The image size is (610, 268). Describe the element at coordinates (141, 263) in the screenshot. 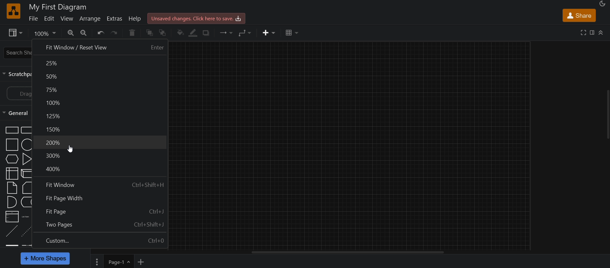

I see `new page` at that location.